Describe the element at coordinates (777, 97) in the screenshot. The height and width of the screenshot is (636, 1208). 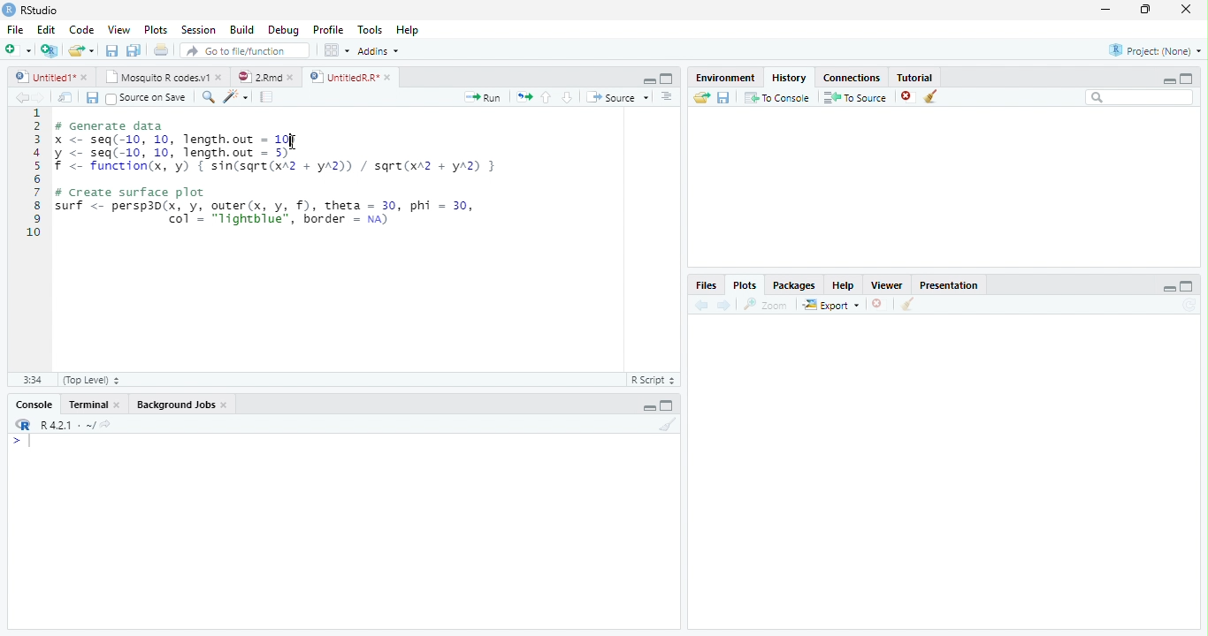
I see `To Console` at that location.